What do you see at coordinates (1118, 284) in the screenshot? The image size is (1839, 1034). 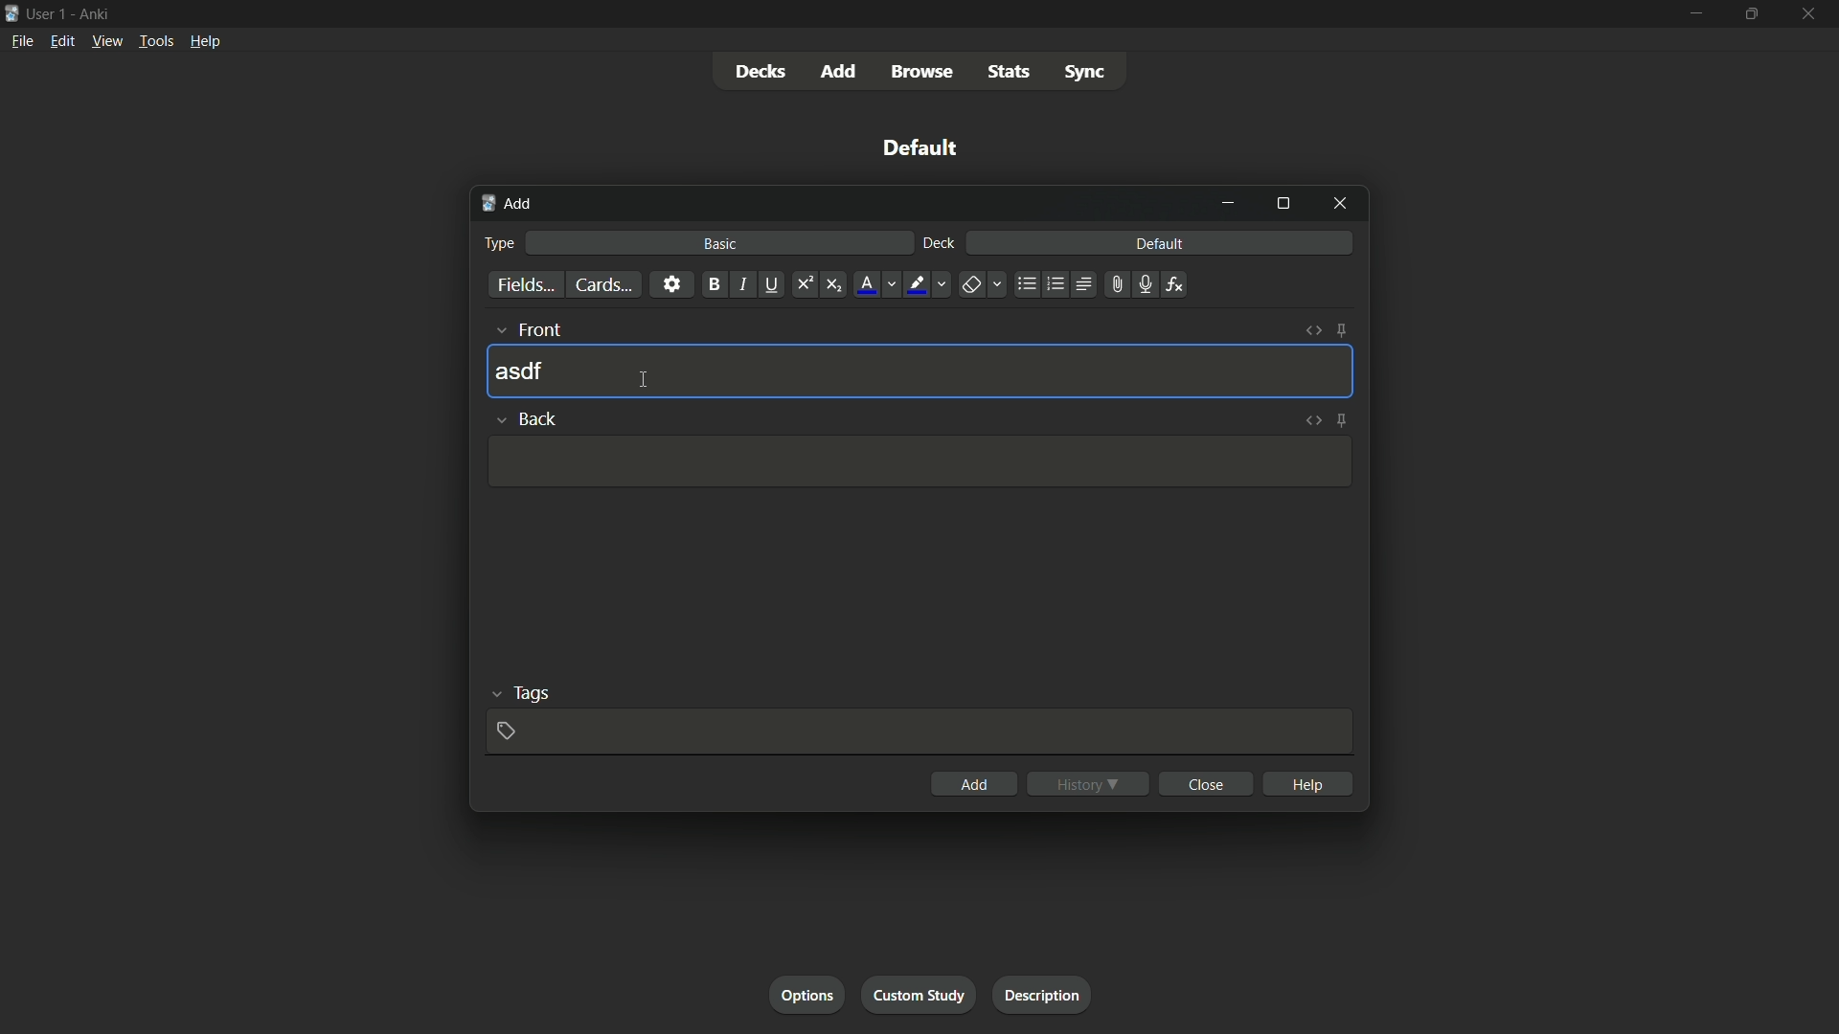 I see `attach file` at bounding box center [1118, 284].